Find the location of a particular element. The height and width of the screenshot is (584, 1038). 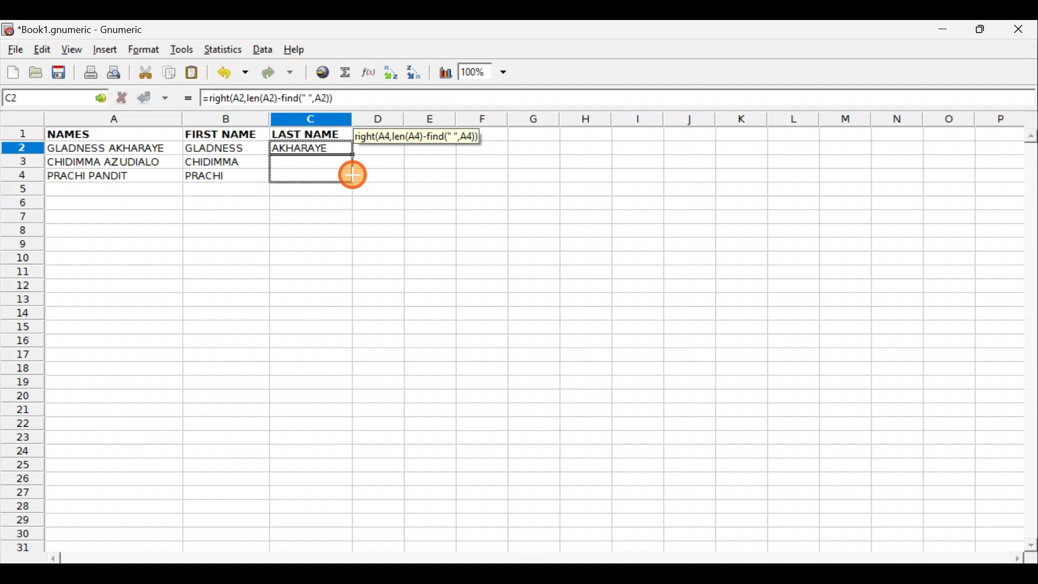

Cancel change is located at coordinates (124, 96).